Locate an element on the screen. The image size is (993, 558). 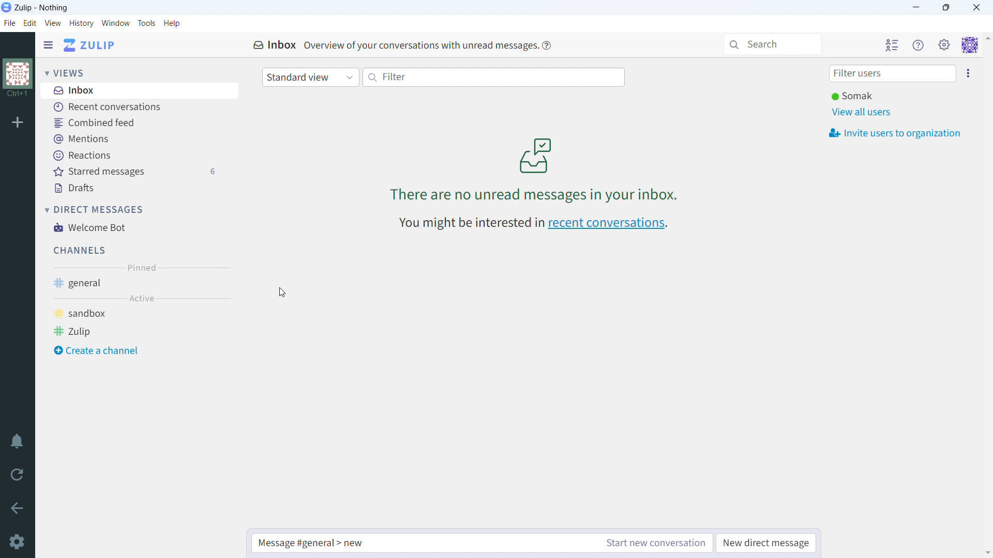
inbox is located at coordinates (132, 91).